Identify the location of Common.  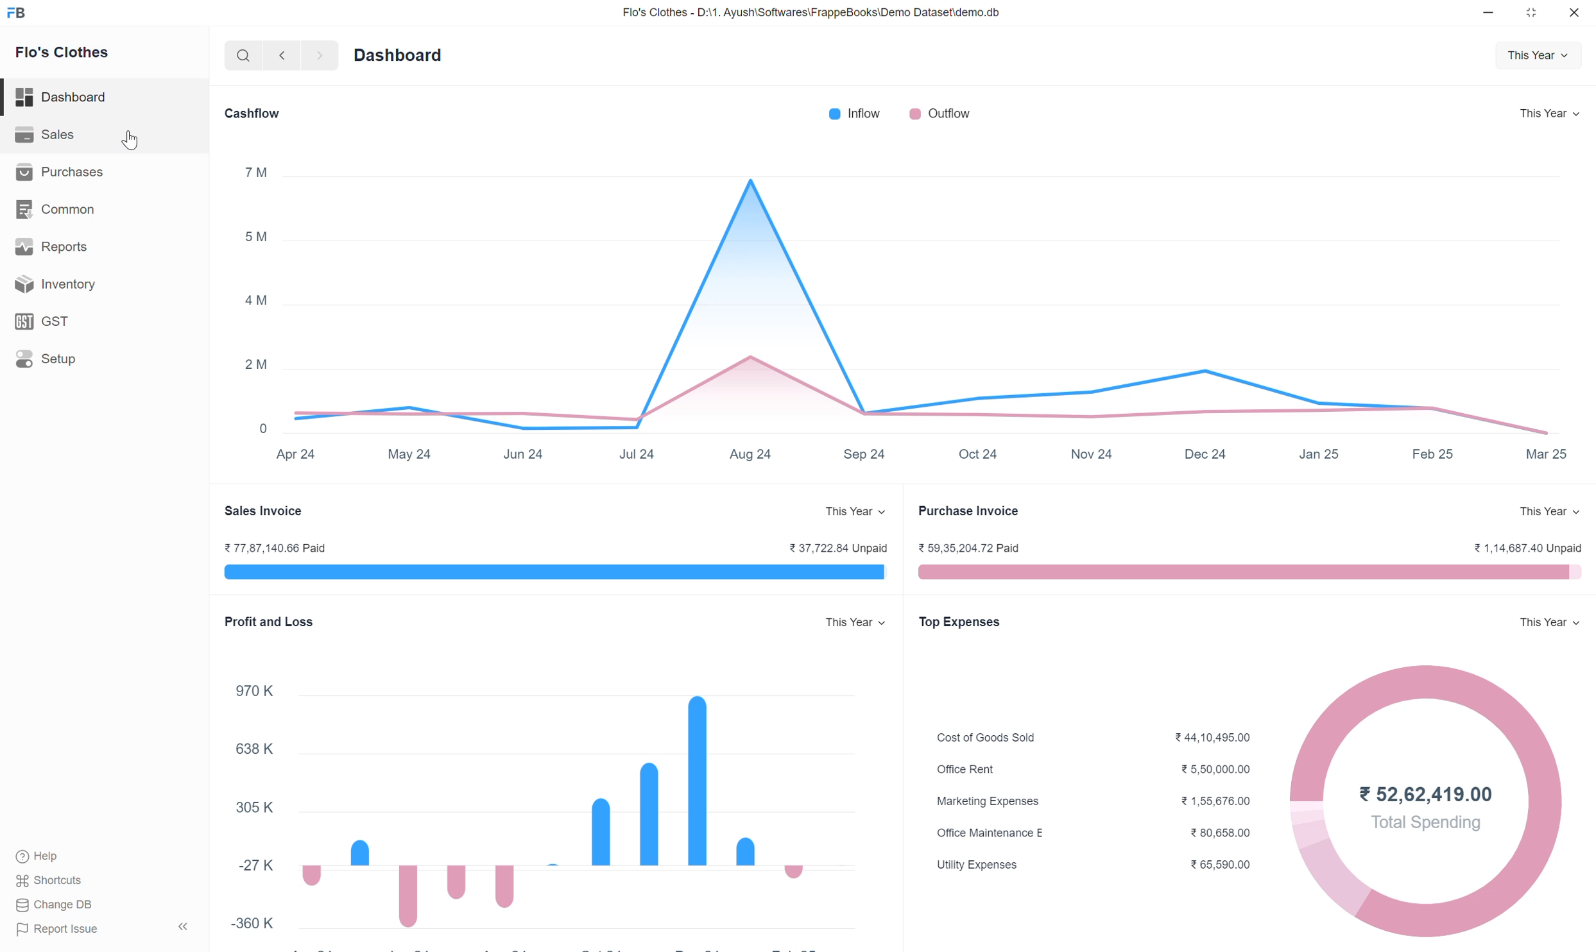
(52, 210).